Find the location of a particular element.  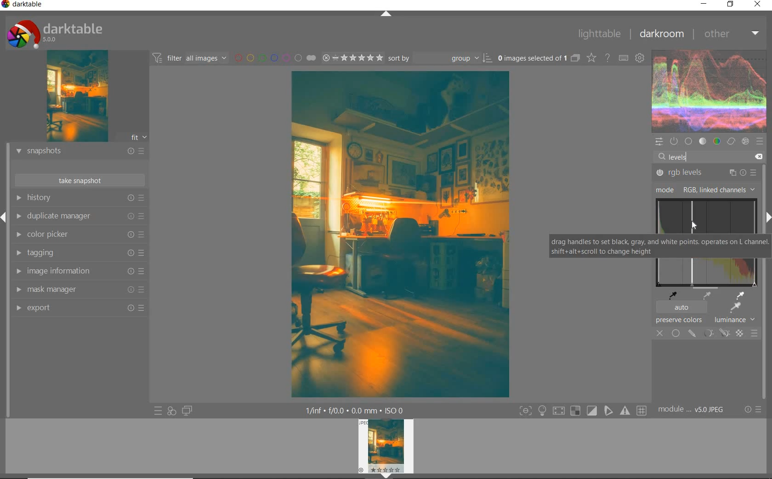

duplicate manager is located at coordinates (79, 216).